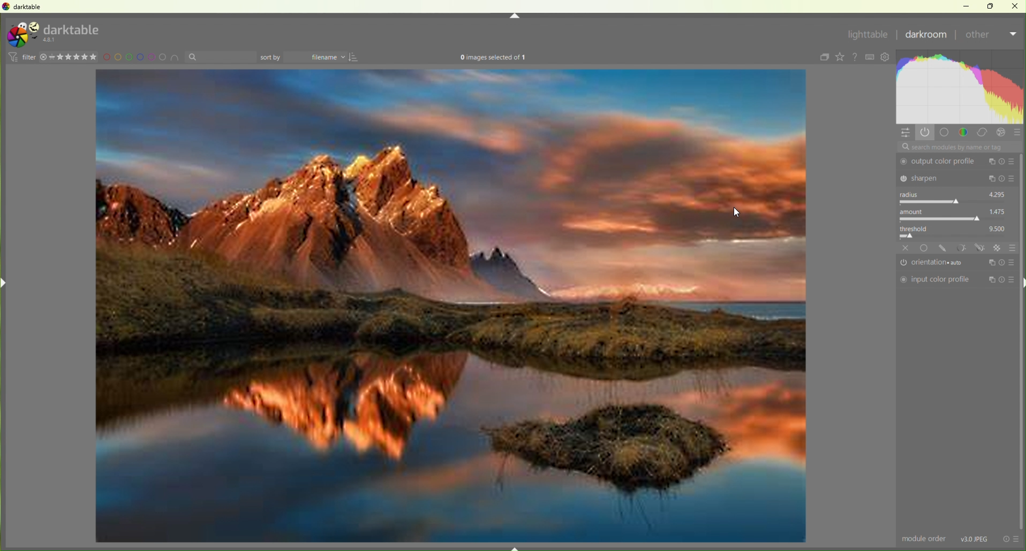 Image resolution: width=1026 pixels, height=551 pixels. Describe the element at coordinates (940, 162) in the screenshot. I see `Output color profile` at that location.